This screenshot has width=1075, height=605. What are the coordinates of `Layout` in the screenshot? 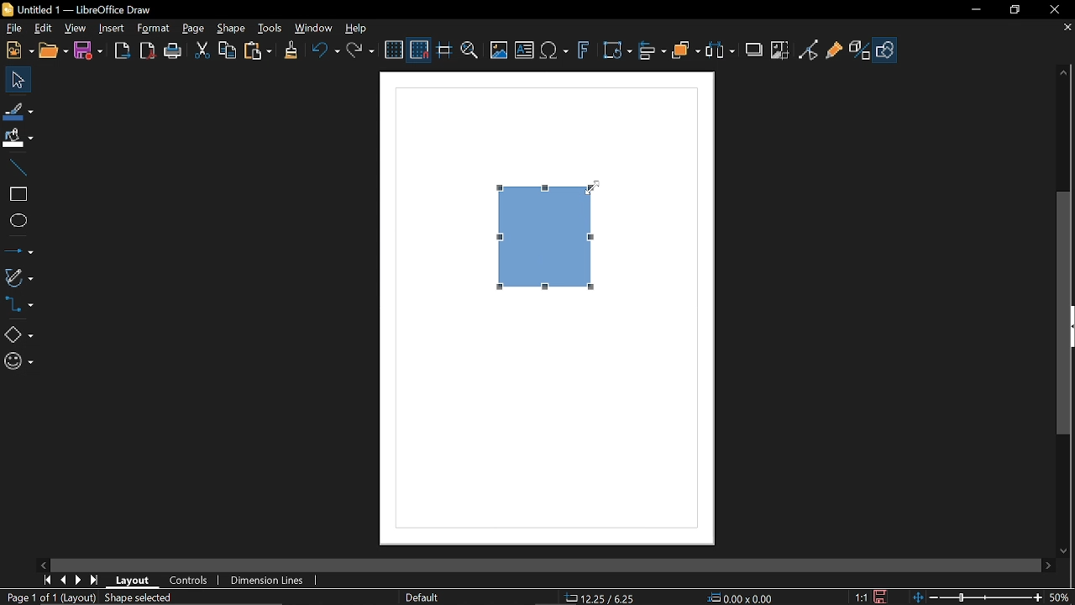 It's located at (132, 581).